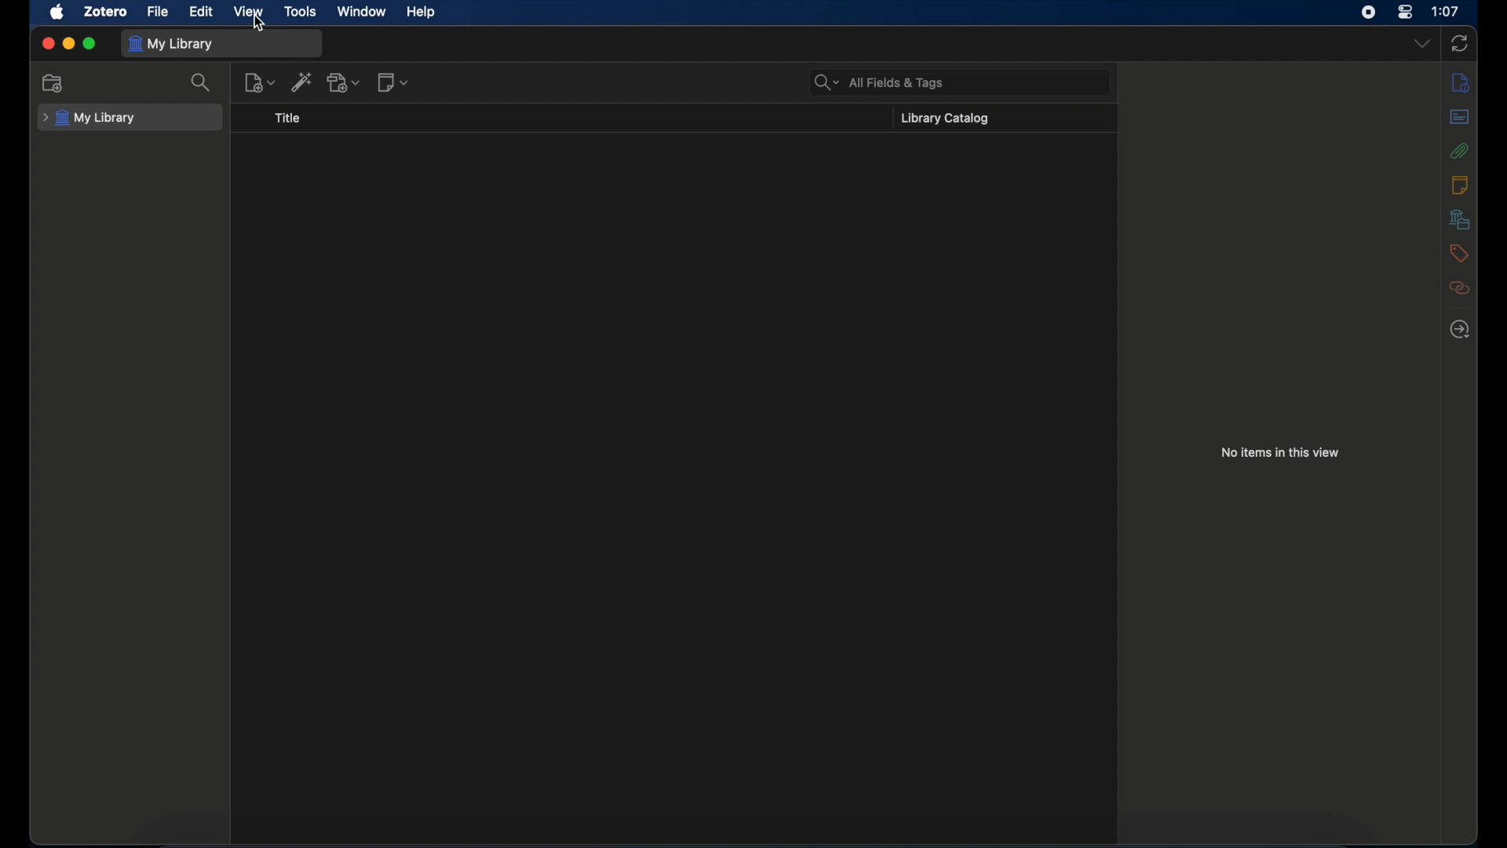 The height and width of the screenshot is (848, 1507). What do you see at coordinates (259, 83) in the screenshot?
I see `new item` at bounding box center [259, 83].